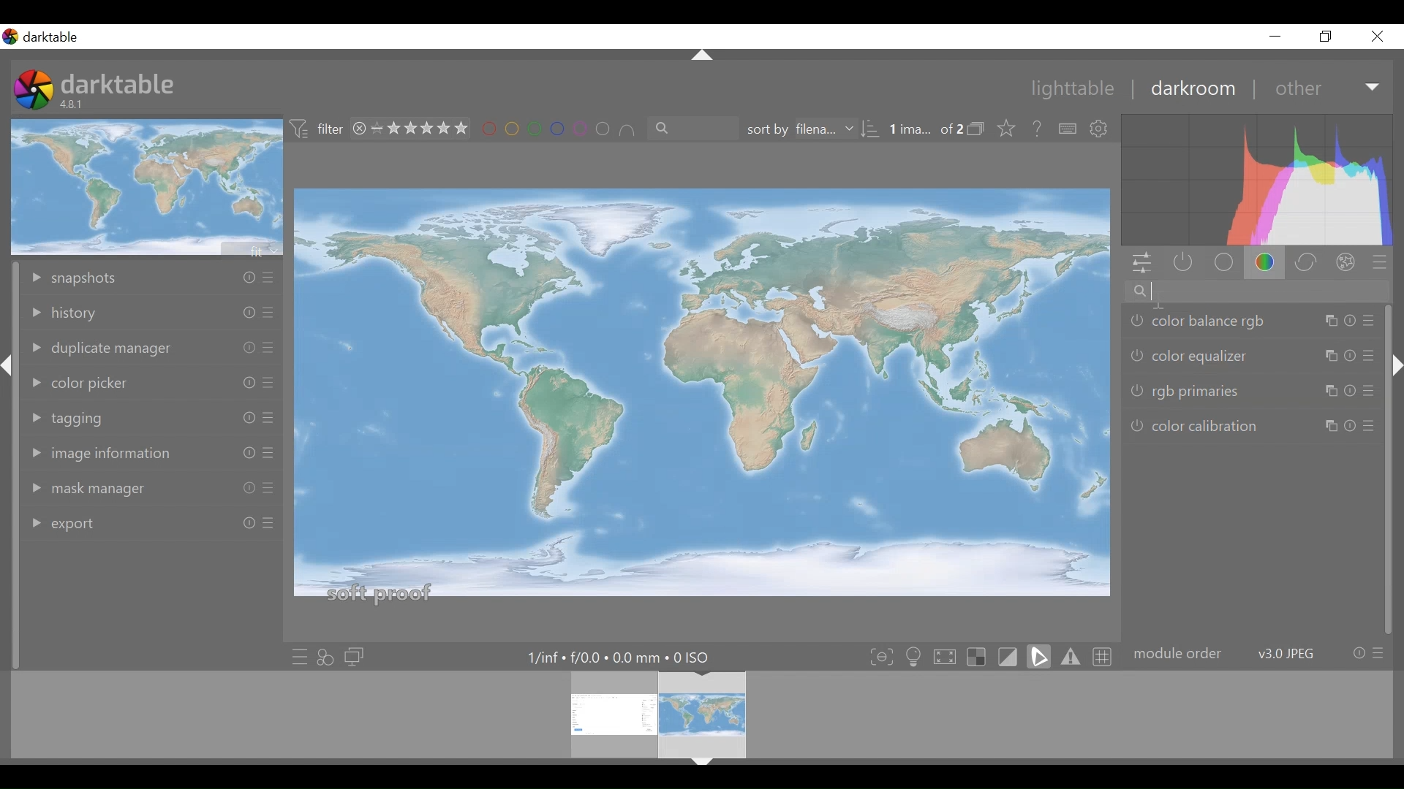  Describe the element at coordinates (558, 129) in the screenshot. I see `set color labels` at that location.